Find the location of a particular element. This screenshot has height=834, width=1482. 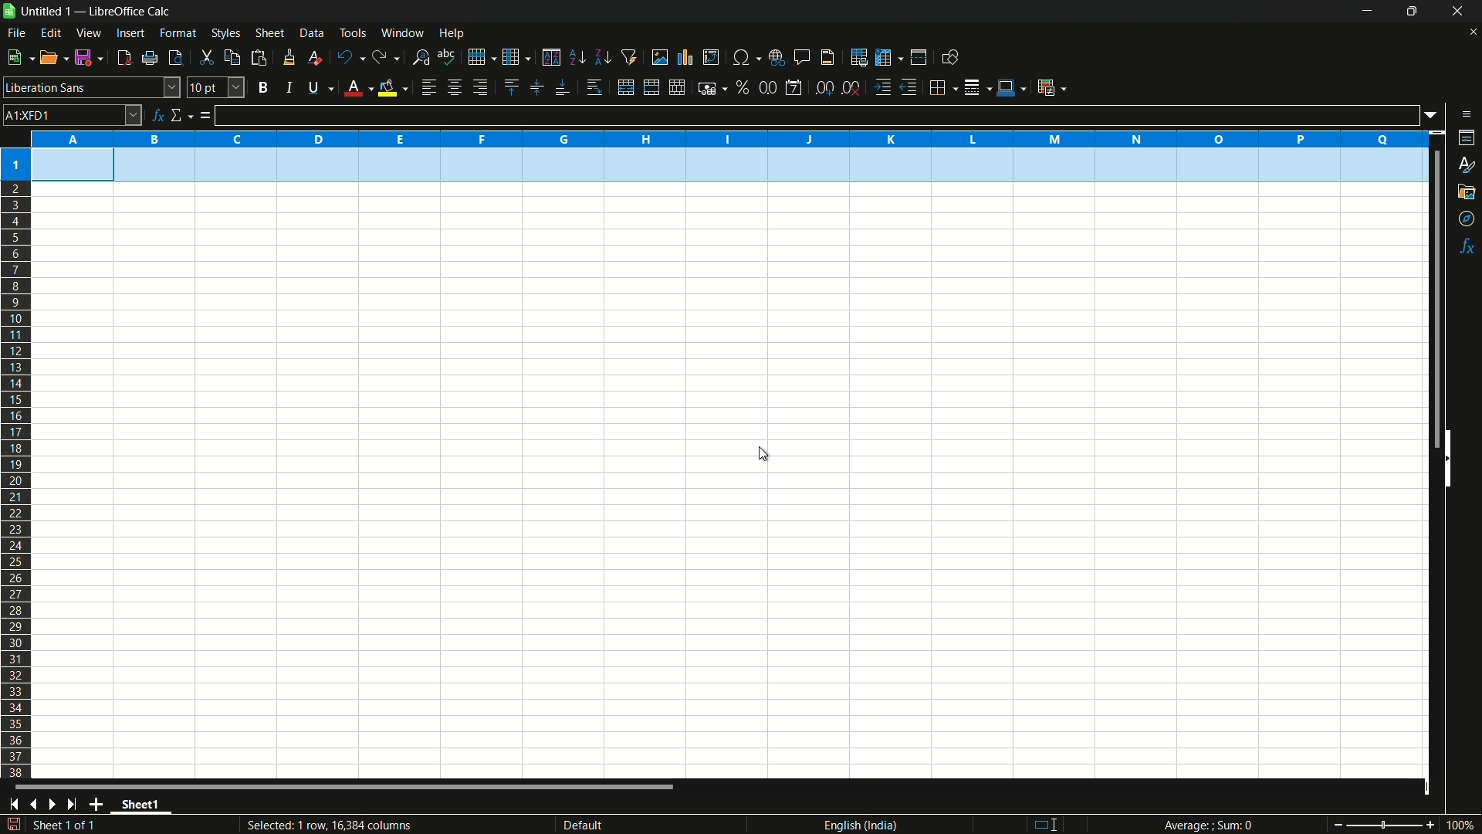

font size is located at coordinates (216, 87).